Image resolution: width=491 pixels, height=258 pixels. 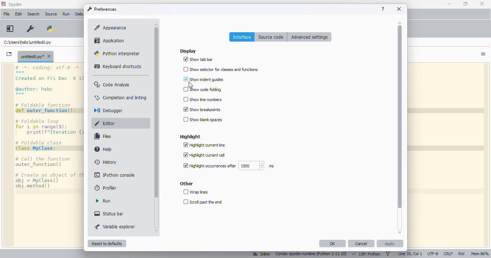 What do you see at coordinates (388, 254) in the screenshot?
I see `git branches` at bounding box center [388, 254].